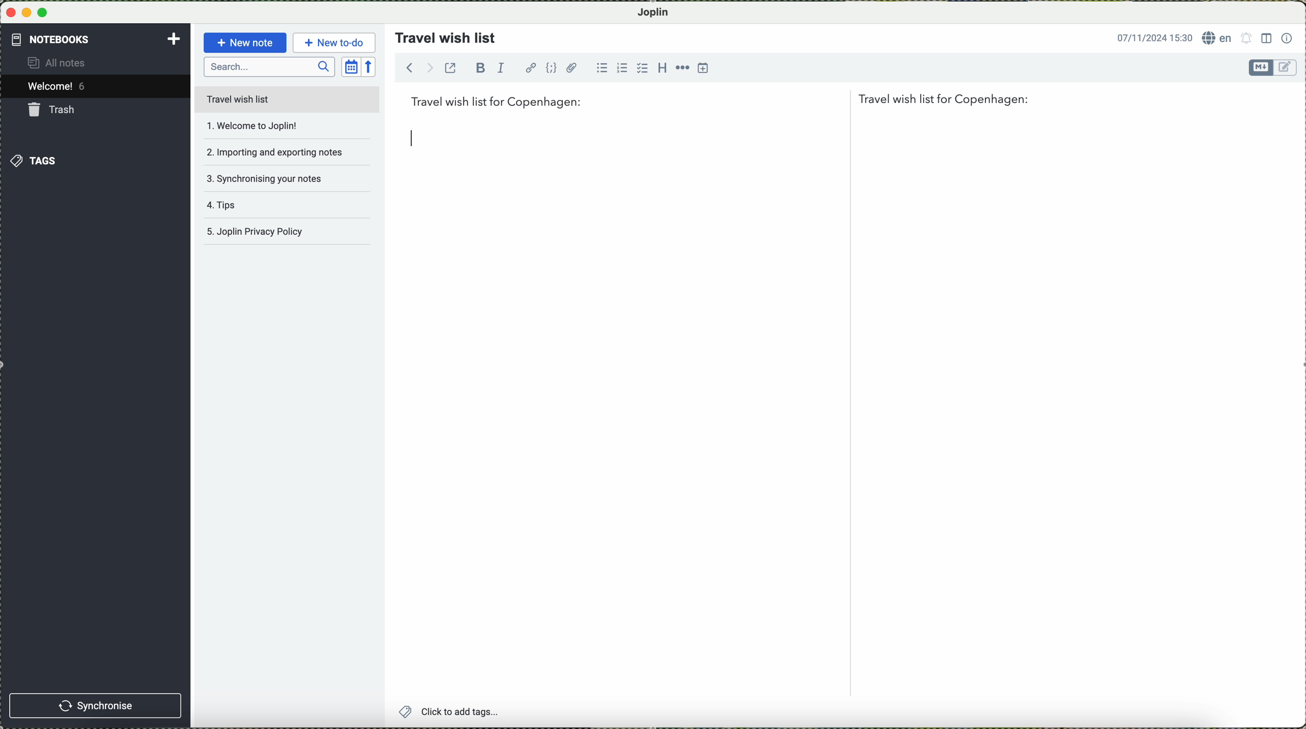 Image resolution: width=1306 pixels, height=729 pixels. I want to click on Joplin privacy policy, so click(284, 234).